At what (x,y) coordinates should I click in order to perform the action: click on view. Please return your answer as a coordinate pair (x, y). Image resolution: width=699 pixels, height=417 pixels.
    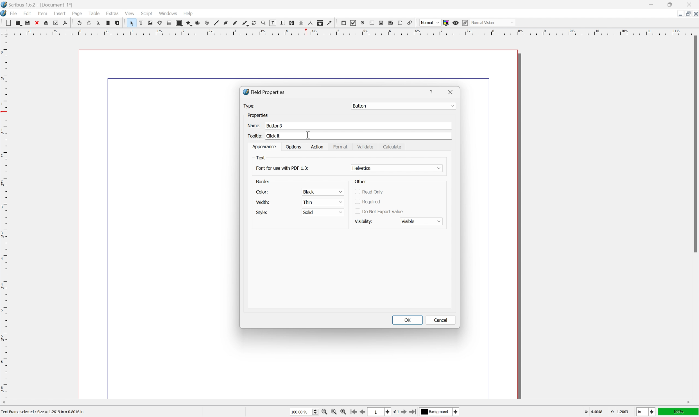
    Looking at the image, I should click on (130, 13).